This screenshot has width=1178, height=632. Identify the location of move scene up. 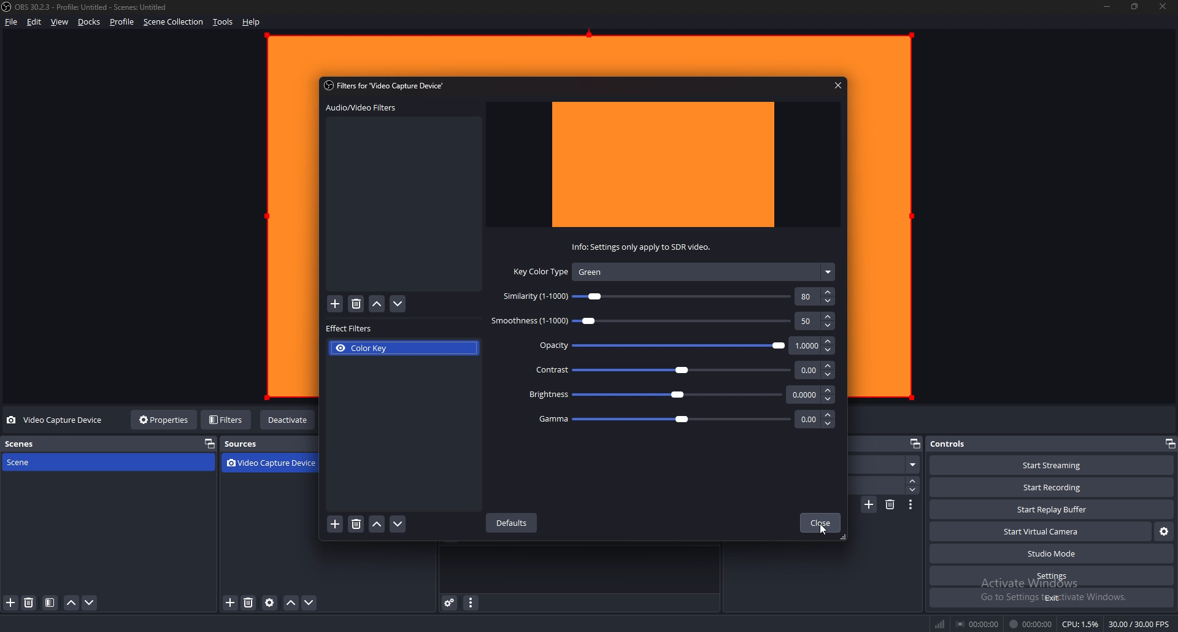
(72, 603).